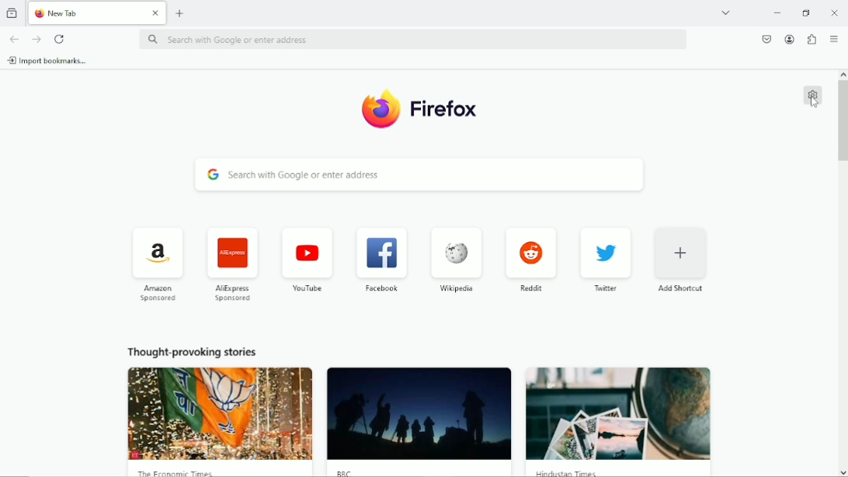  I want to click on Open application menu, so click(835, 38).